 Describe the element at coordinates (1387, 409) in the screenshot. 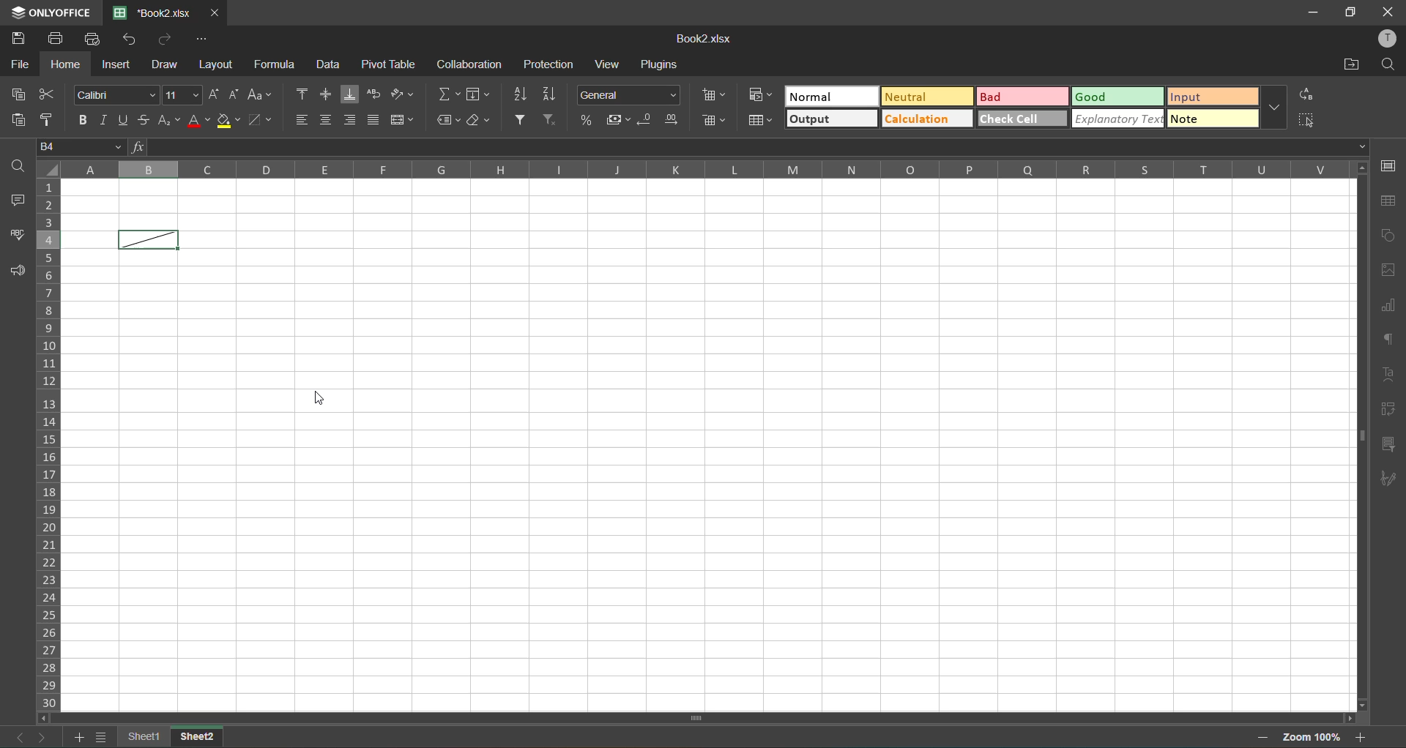

I see `pivot table` at that location.